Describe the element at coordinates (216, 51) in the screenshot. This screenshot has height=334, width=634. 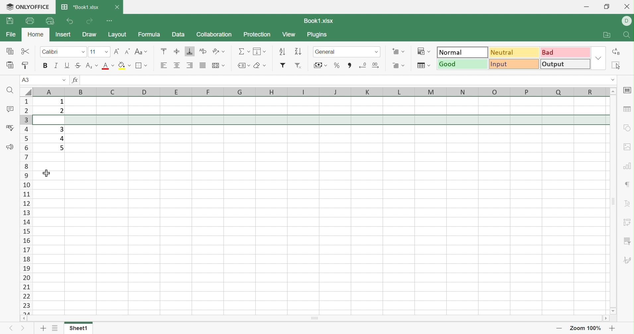
I see `Orientation` at that location.